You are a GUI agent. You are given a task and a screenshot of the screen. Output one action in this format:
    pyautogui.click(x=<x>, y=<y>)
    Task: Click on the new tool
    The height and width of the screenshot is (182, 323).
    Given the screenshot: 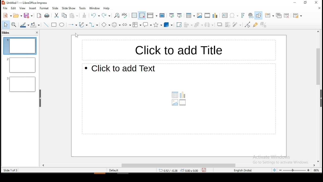 What is the action you would take?
    pyautogui.click(x=7, y=16)
    